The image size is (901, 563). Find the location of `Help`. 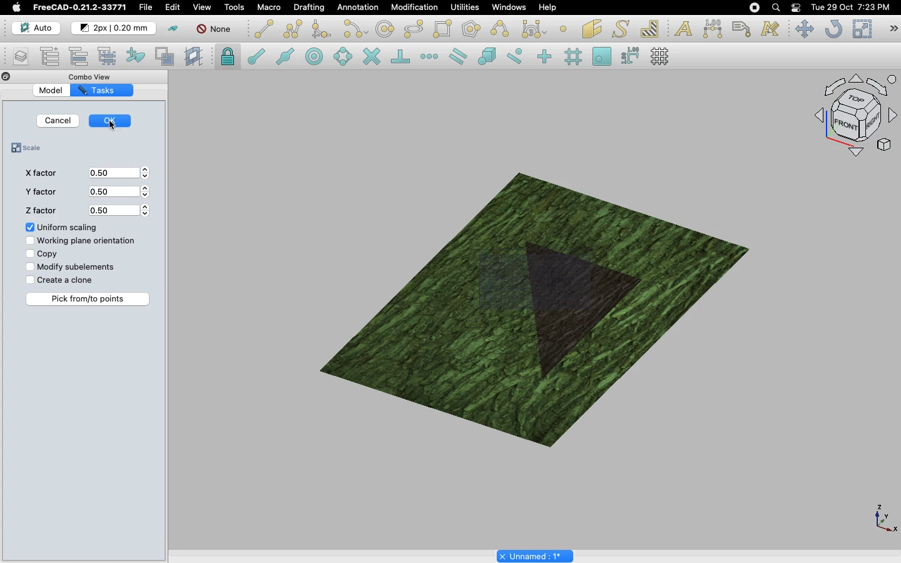

Help is located at coordinates (548, 6).